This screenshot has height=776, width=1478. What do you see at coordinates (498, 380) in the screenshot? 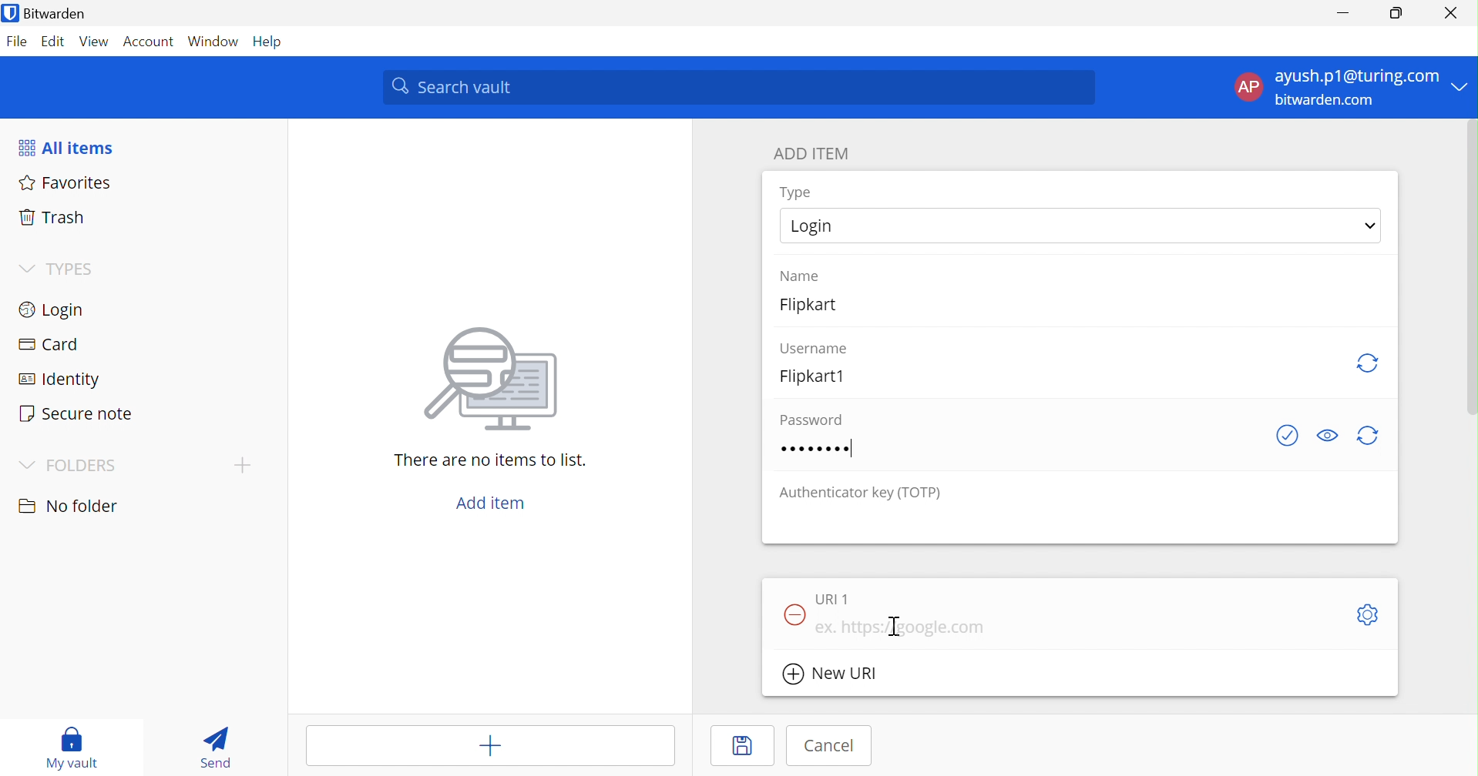
I see `image` at bounding box center [498, 380].